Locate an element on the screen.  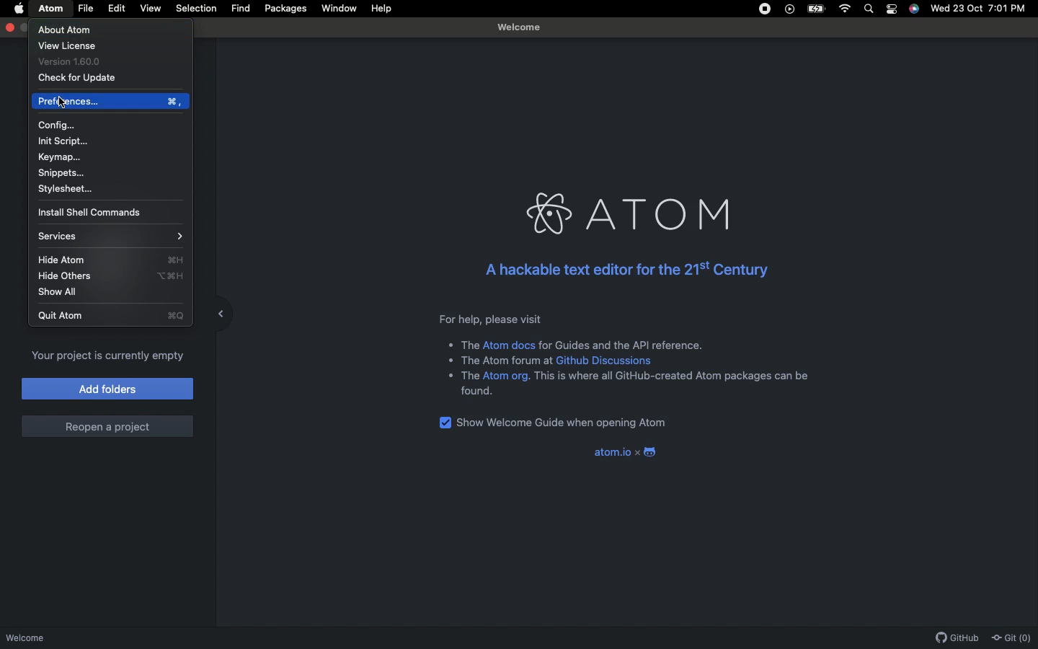
Show all is located at coordinates (61, 291).